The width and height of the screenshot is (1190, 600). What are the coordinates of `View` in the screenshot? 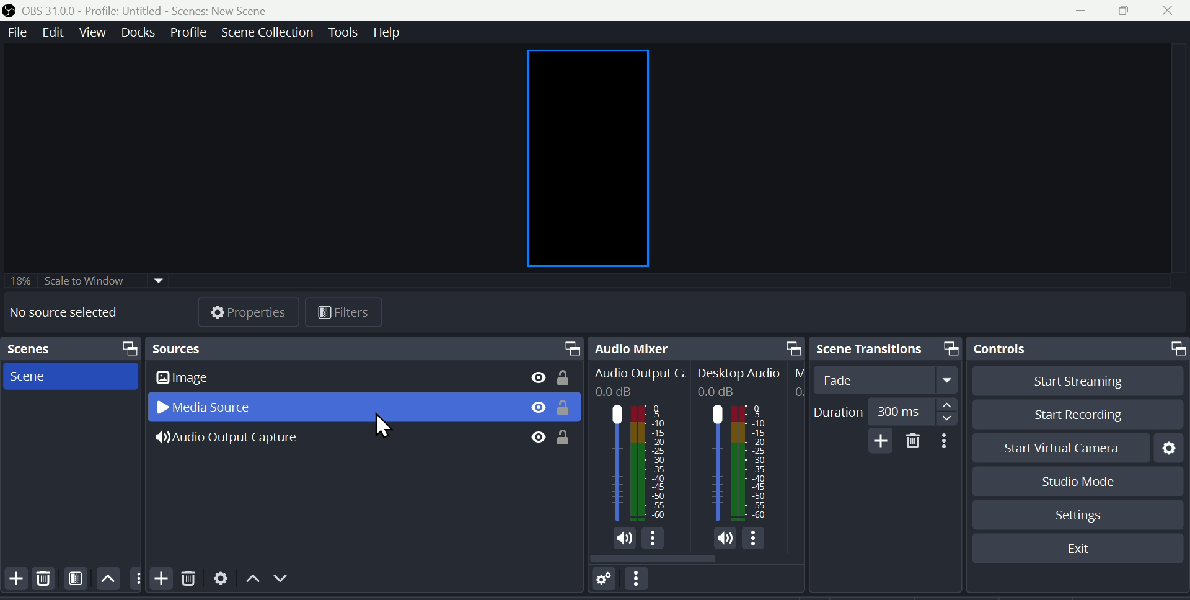 It's located at (92, 32).